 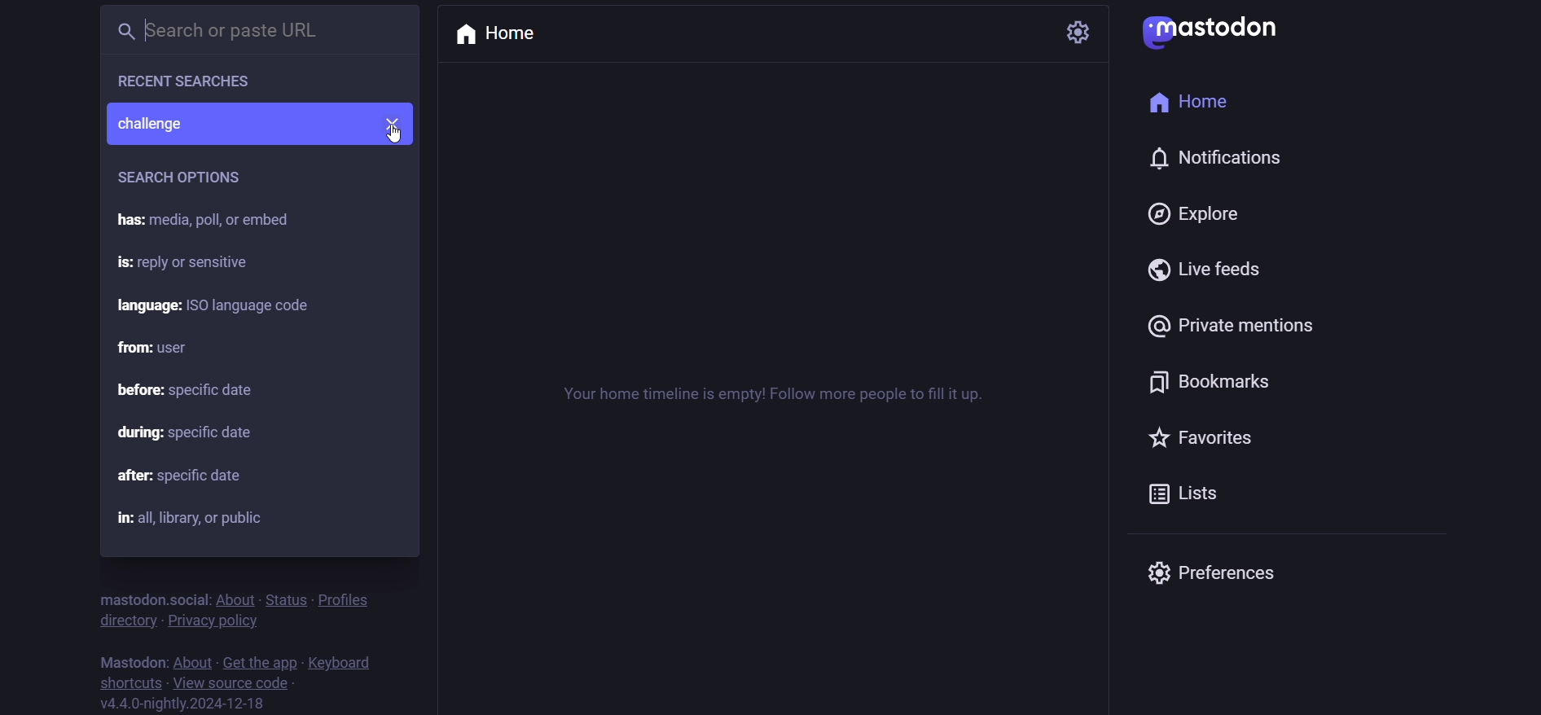 I want to click on after, so click(x=190, y=474).